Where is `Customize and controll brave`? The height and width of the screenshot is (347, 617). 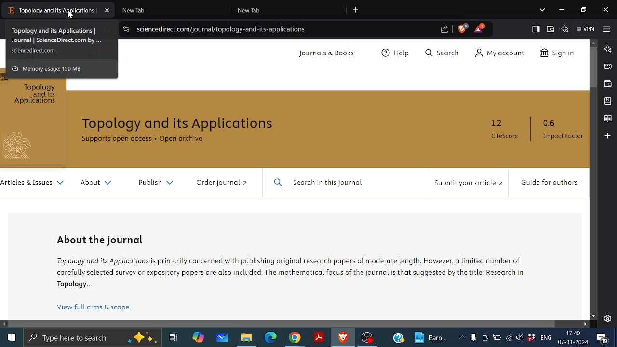
Customize and controll brave is located at coordinates (607, 29).